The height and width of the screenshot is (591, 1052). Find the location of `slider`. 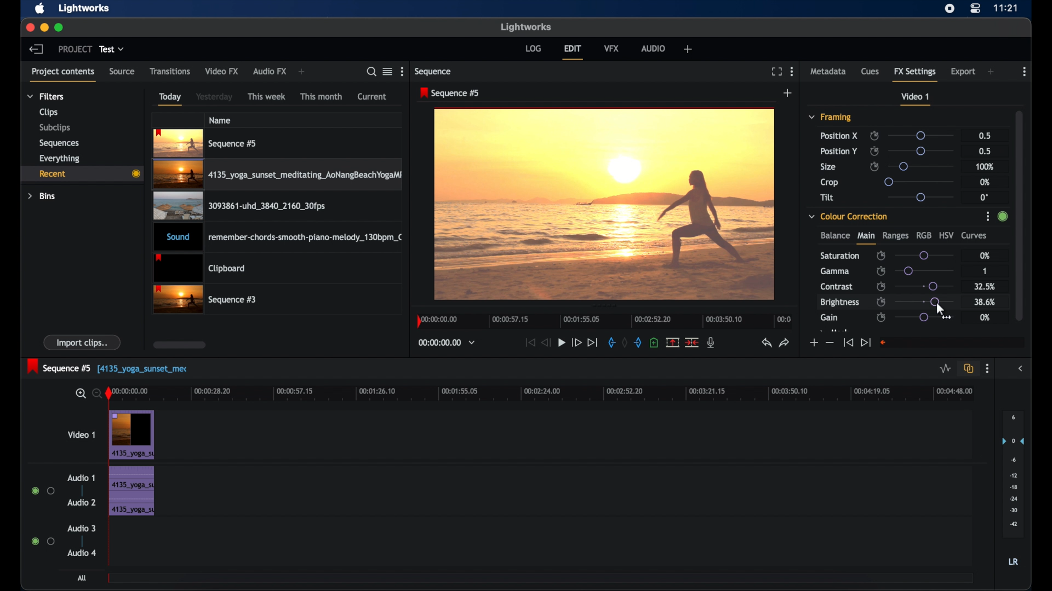

slider is located at coordinates (923, 256).